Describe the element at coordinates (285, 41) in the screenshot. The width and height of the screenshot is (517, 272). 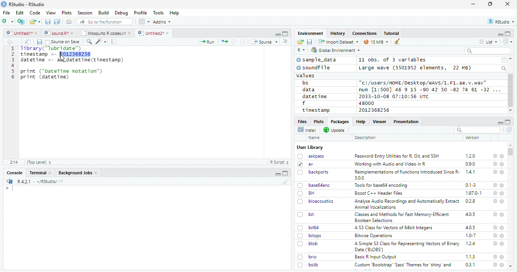
I see `Show document outline` at that location.